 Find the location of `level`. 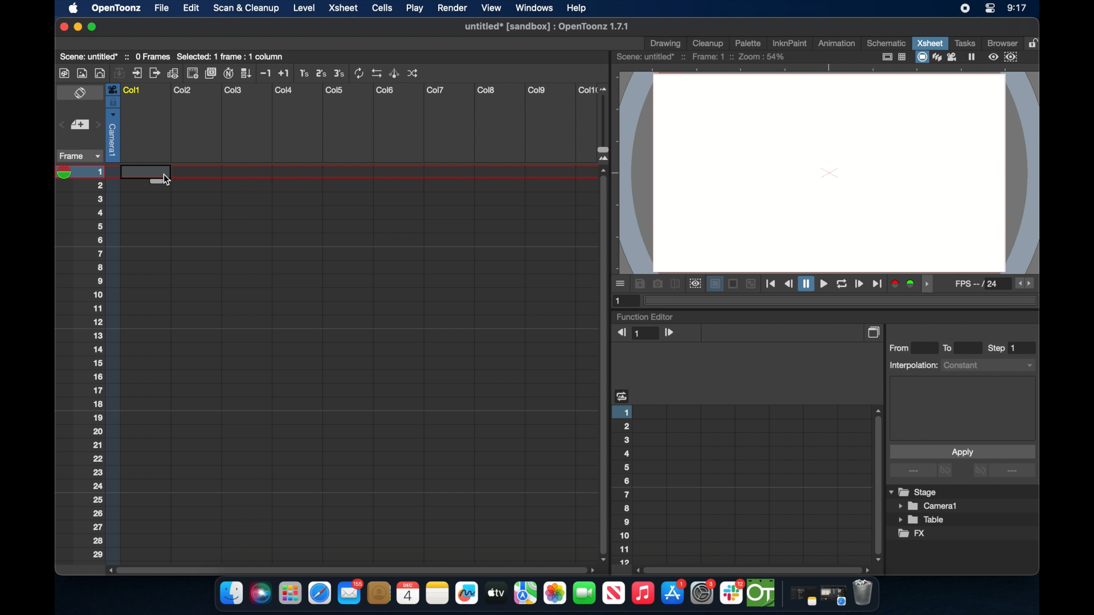

level is located at coordinates (305, 7).